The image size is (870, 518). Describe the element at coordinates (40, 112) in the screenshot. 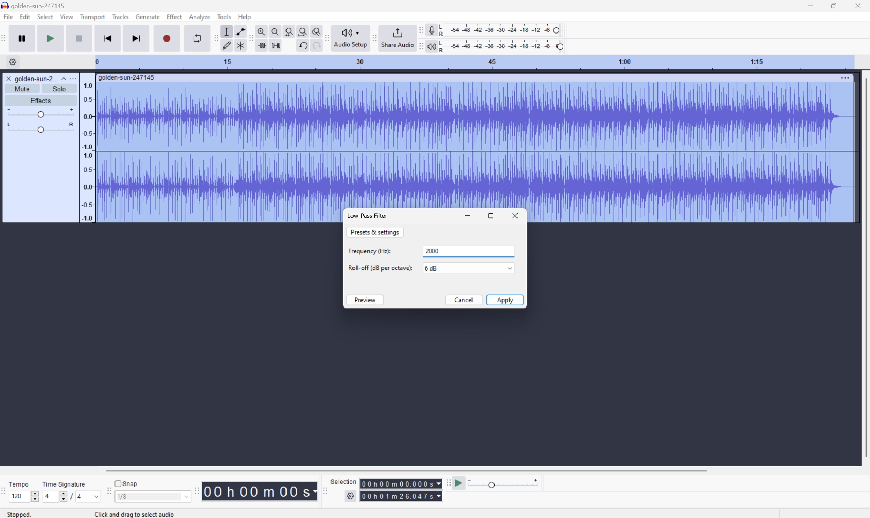

I see `Slider` at that location.